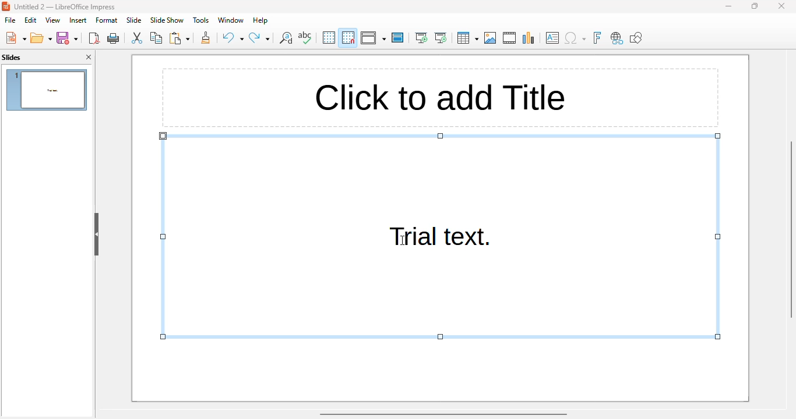 This screenshot has height=419, width=796. I want to click on snap to grid, so click(348, 38).